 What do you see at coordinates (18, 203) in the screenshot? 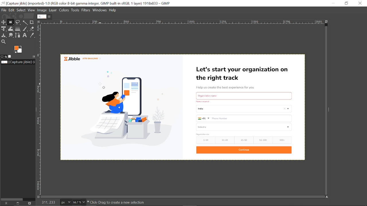
I see `Create a new display for this image` at bounding box center [18, 203].